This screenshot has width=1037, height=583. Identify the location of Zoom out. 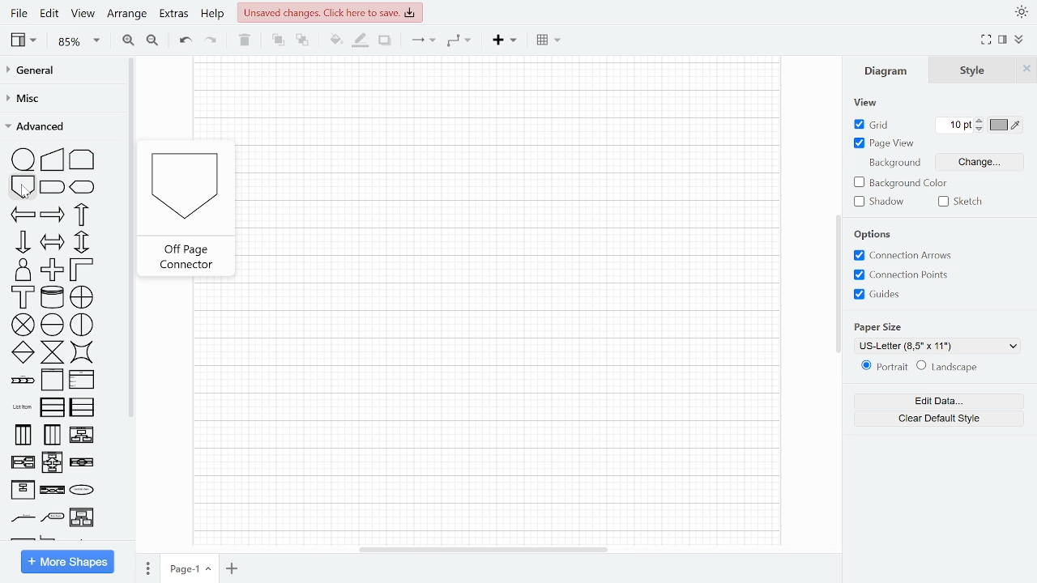
(151, 40).